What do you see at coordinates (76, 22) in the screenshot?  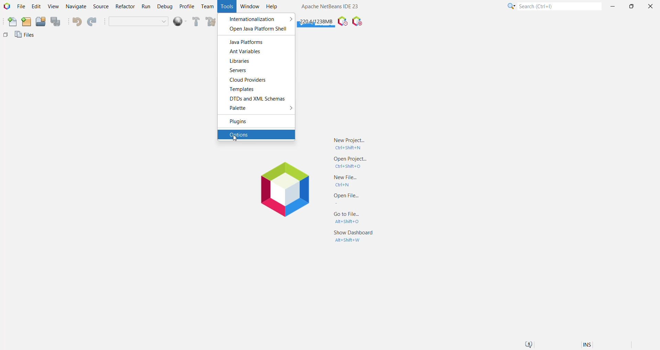 I see `Undo` at bounding box center [76, 22].